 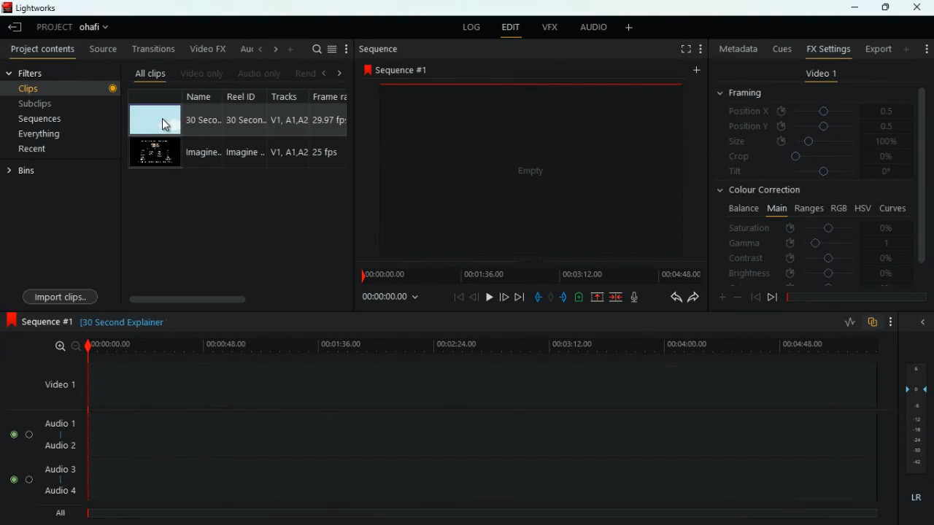 I want to click on screen, so click(x=154, y=153).